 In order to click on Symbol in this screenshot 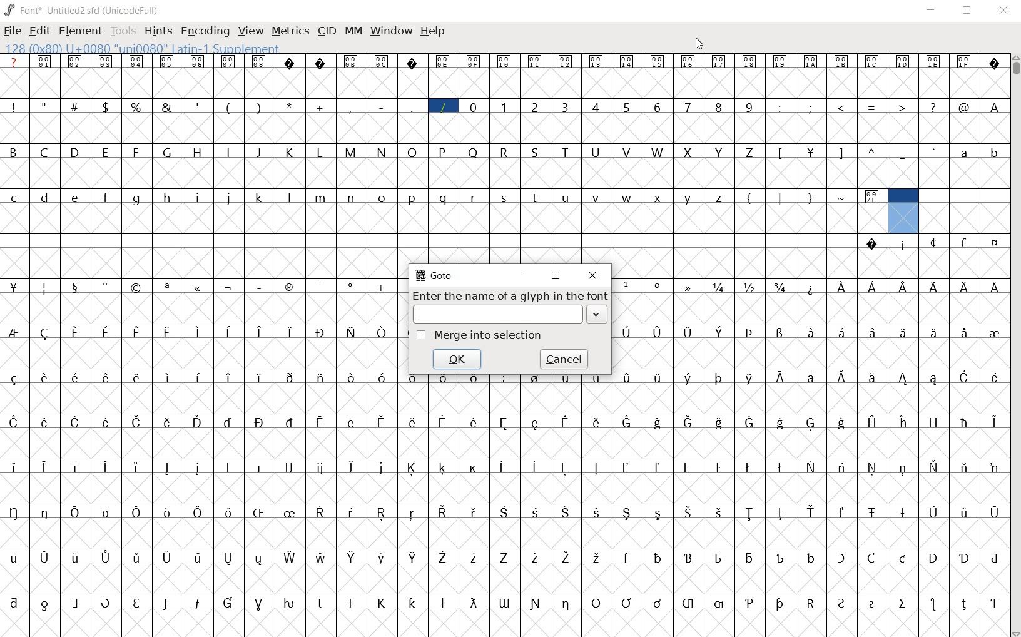, I will do `click(262, 512)`.